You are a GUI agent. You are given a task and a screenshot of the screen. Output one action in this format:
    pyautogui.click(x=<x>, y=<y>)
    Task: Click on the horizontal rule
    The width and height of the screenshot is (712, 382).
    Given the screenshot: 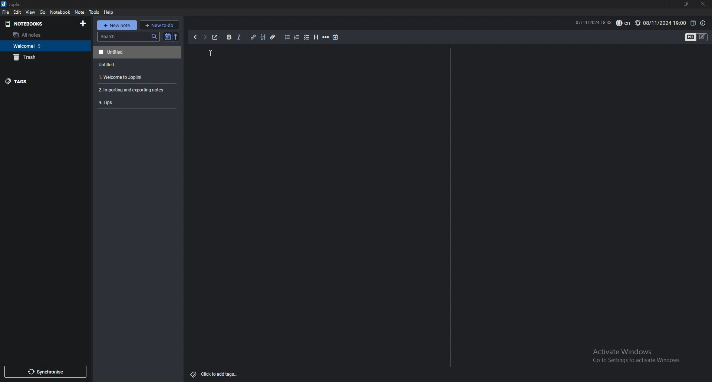 What is the action you would take?
    pyautogui.click(x=326, y=37)
    